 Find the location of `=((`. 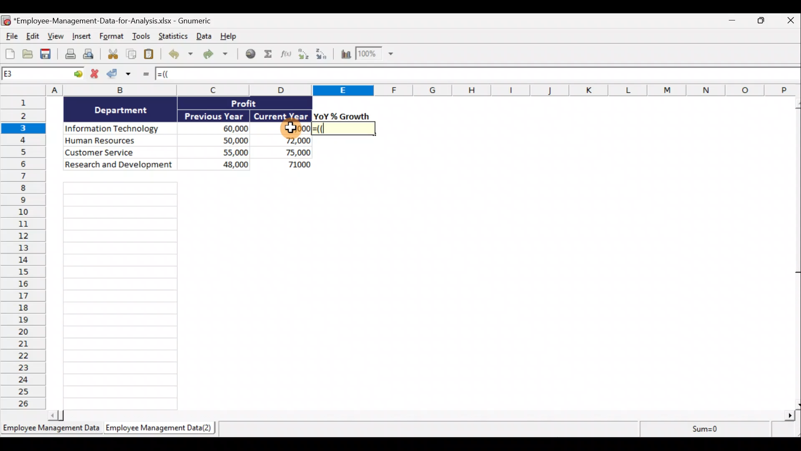

=(( is located at coordinates (344, 129).